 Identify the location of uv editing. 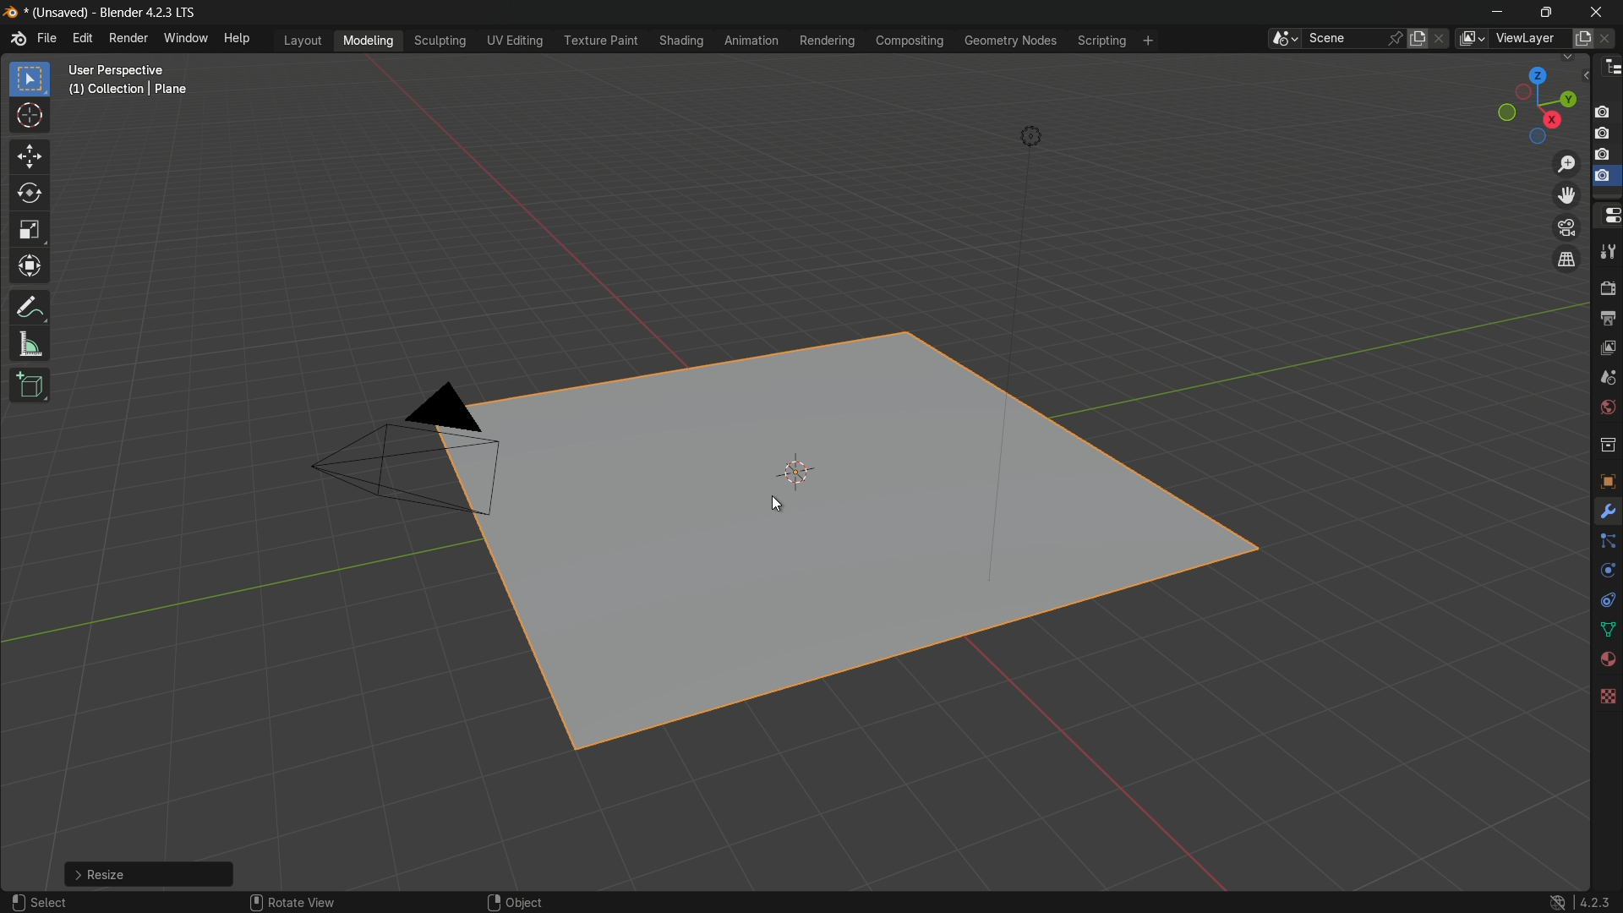
(516, 41).